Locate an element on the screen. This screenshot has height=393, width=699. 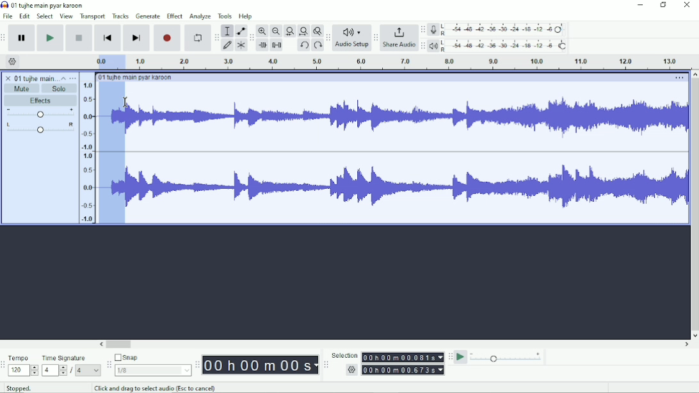
01 tujhe main pyar karoon is located at coordinates (138, 77).